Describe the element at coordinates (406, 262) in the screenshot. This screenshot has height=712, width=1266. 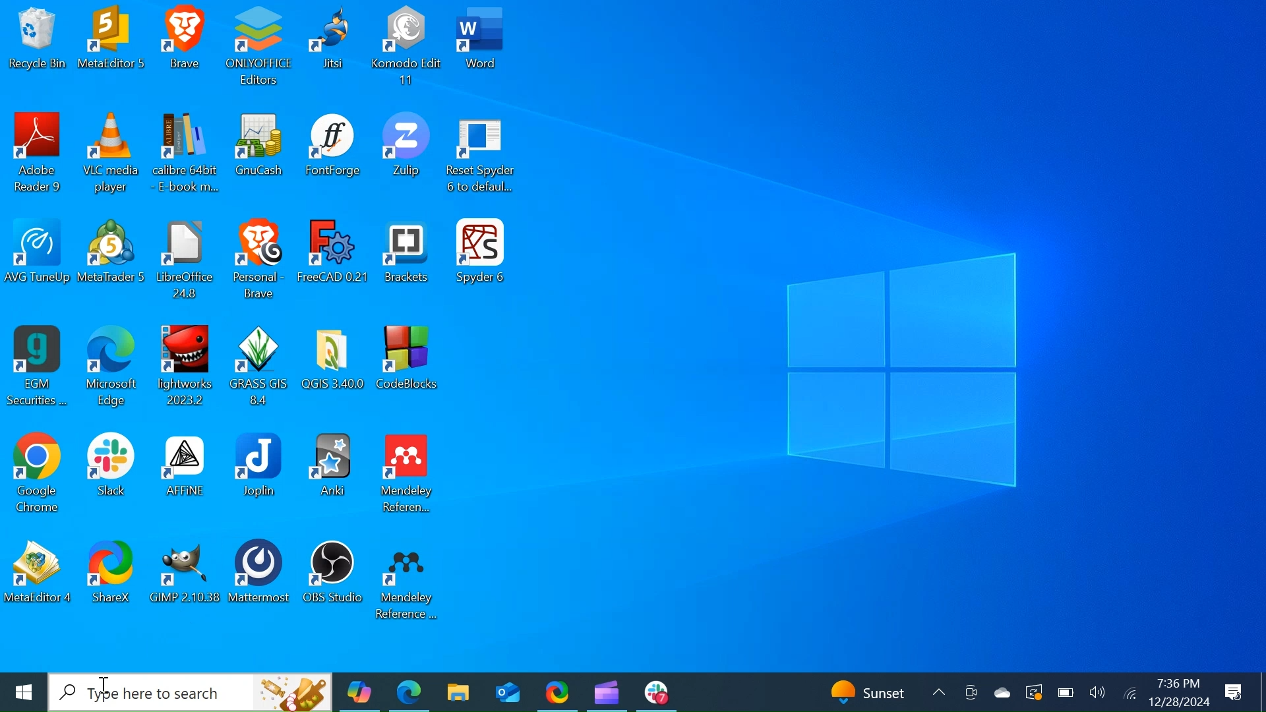
I see `Brackets` at that location.